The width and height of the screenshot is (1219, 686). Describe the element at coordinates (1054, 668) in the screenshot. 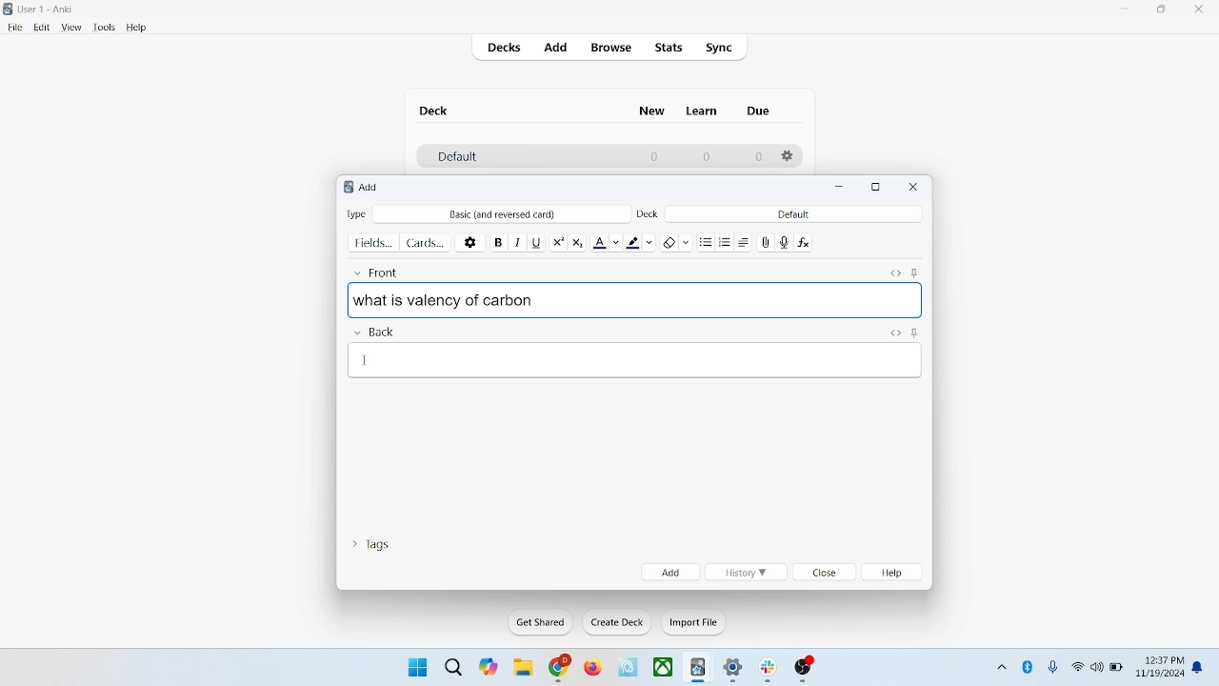

I see `microphone` at that location.